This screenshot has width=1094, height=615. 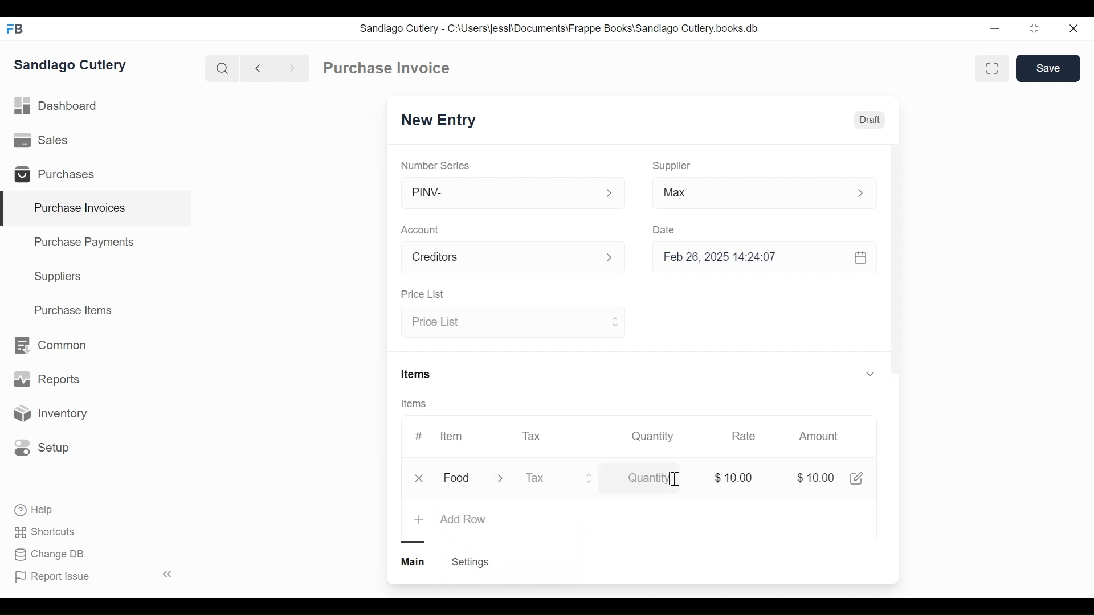 I want to click on Max, so click(x=742, y=195).